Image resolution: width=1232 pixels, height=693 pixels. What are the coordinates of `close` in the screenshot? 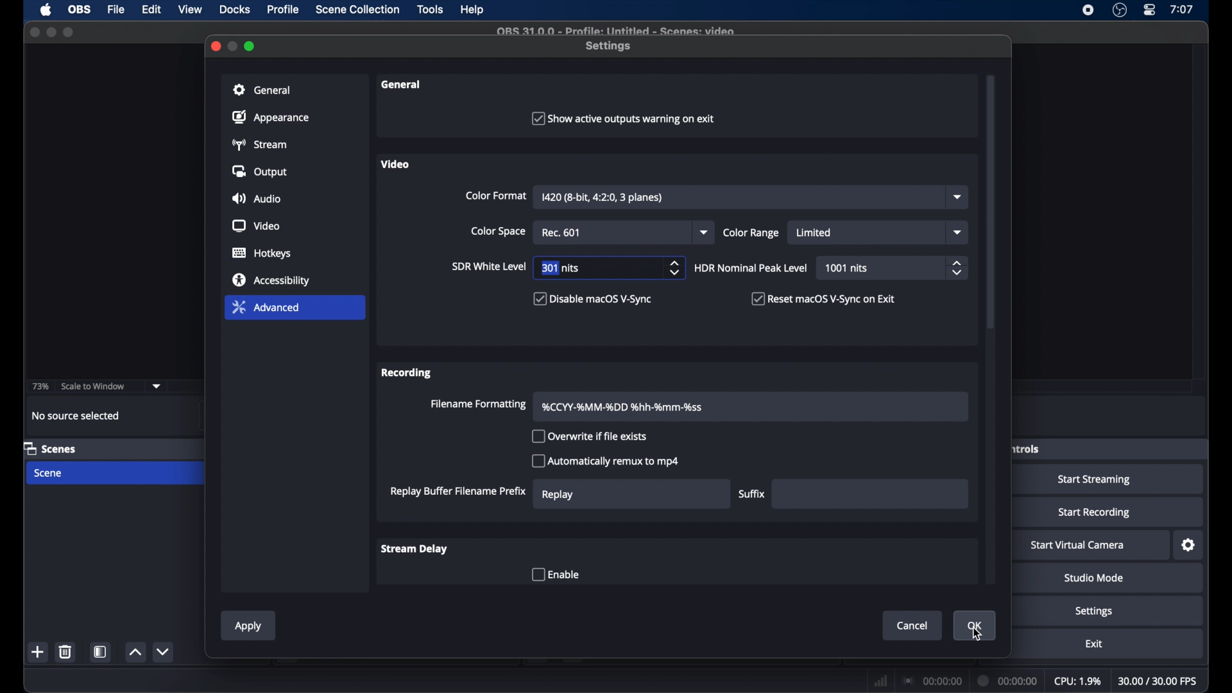 It's located at (214, 46).